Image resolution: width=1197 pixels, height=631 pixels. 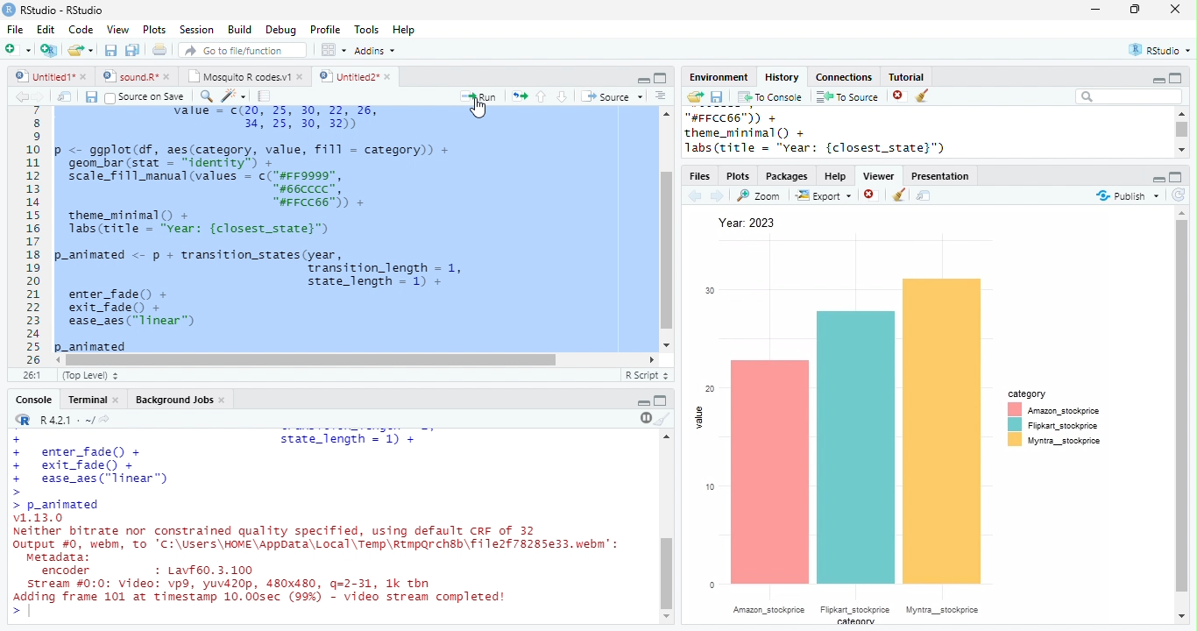 I want to click on scroll bar, so click(x=1180, y=407).